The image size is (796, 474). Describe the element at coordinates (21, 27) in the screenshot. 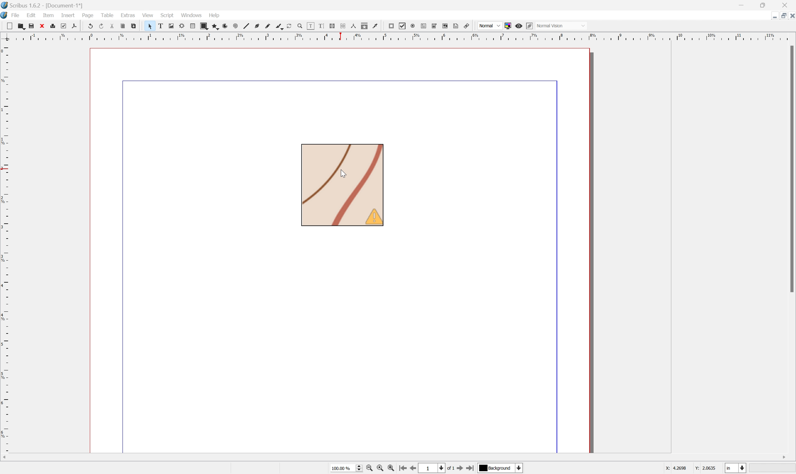

I see `New` at that location.